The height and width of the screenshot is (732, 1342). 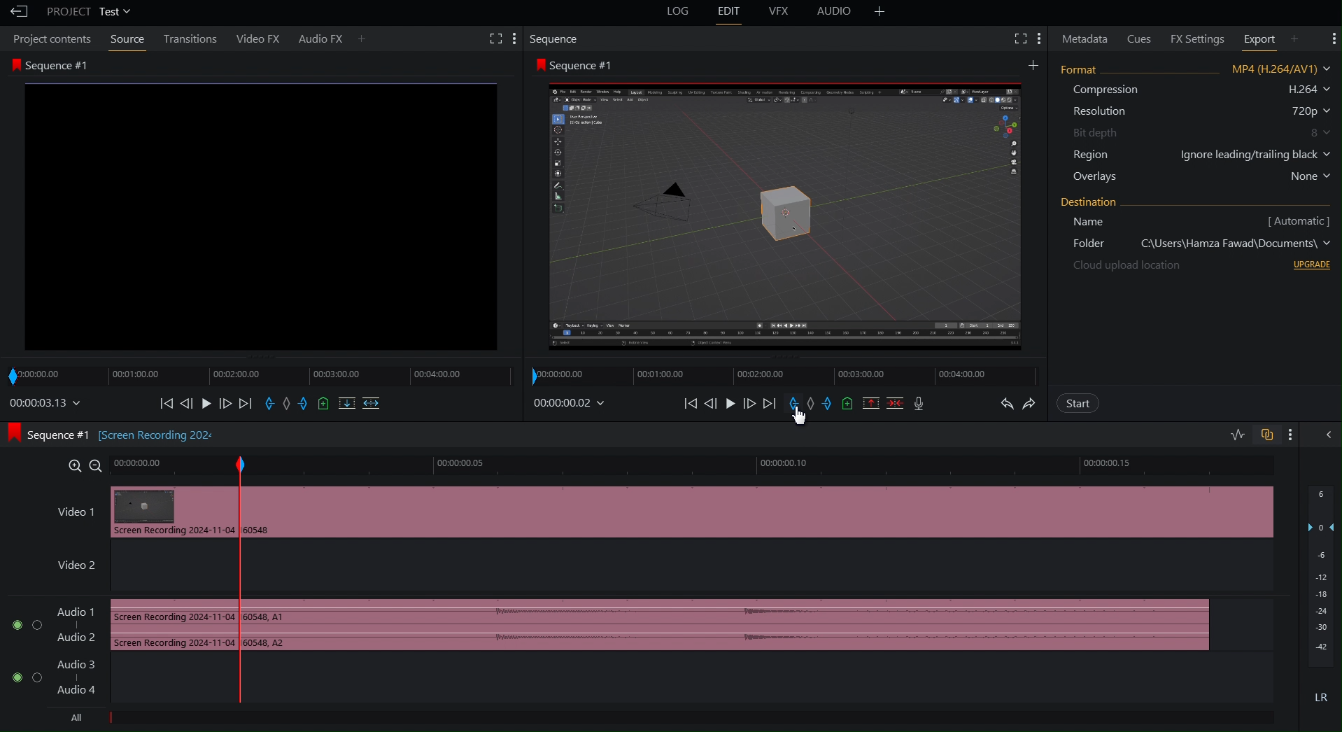 What do you see at coordinates (332, 38) in the screenshot?
I see `Audio FX` at bounding box center [332, 38].